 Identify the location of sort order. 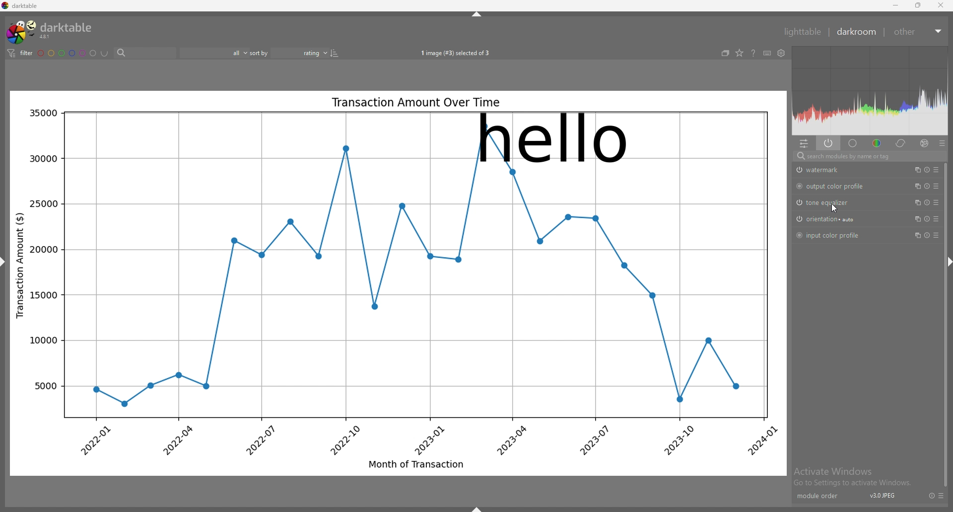
(300, 53).